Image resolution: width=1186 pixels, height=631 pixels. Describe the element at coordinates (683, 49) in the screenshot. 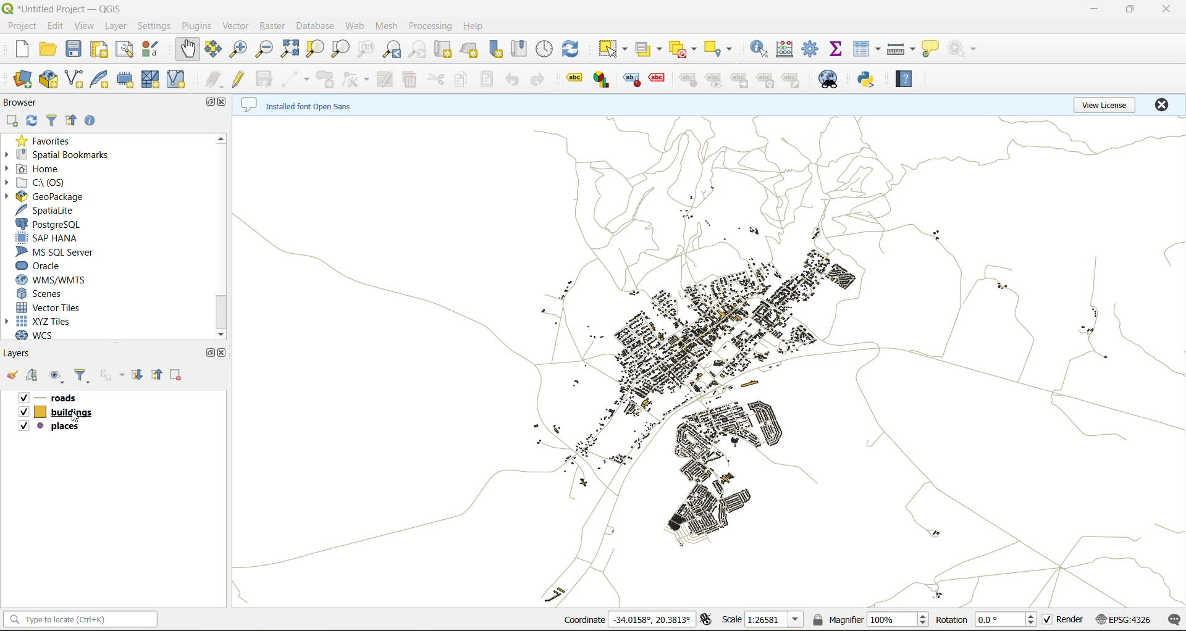

I see `deselect` at that location.